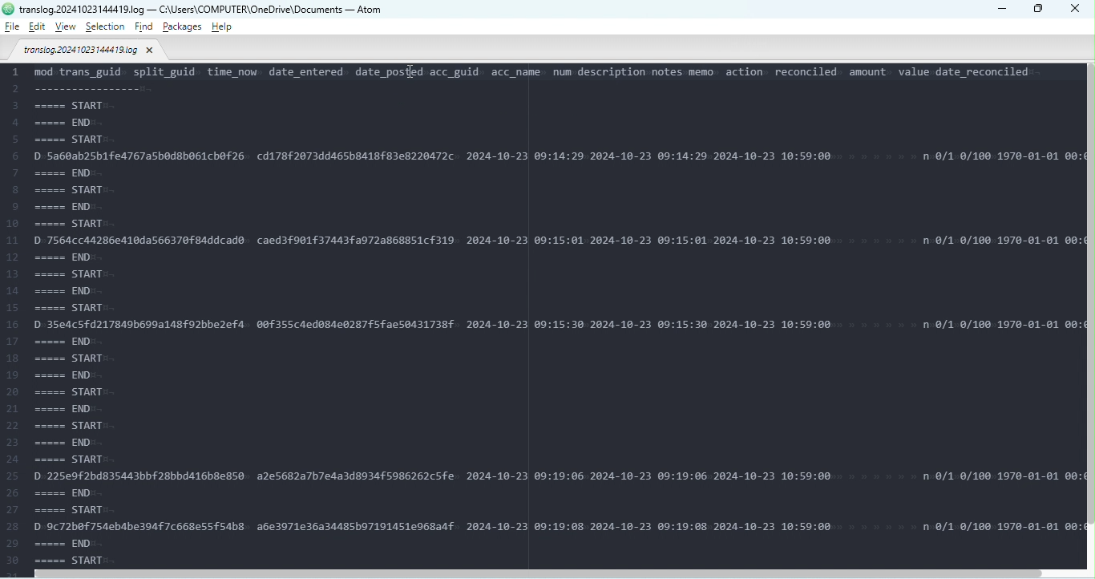  What do you see at coordinates (1039, 10) in the screenshot?
I see `Maximize` at bounding box center [1039, 10].